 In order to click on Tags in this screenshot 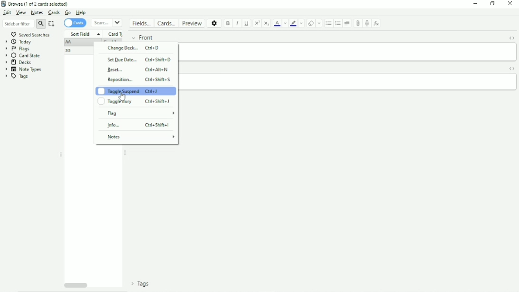, I will do `click(144, 284)`.